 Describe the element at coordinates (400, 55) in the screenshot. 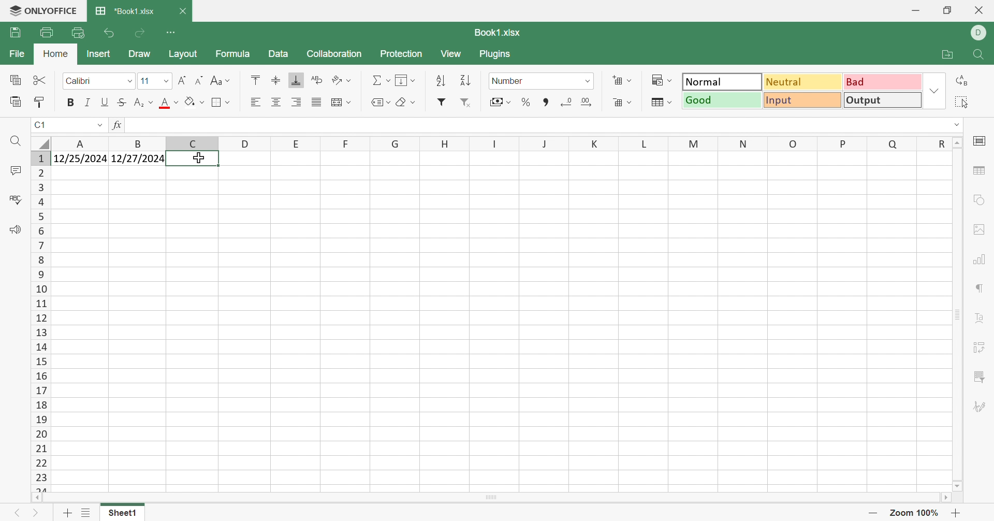

I see `Protection` at that location.